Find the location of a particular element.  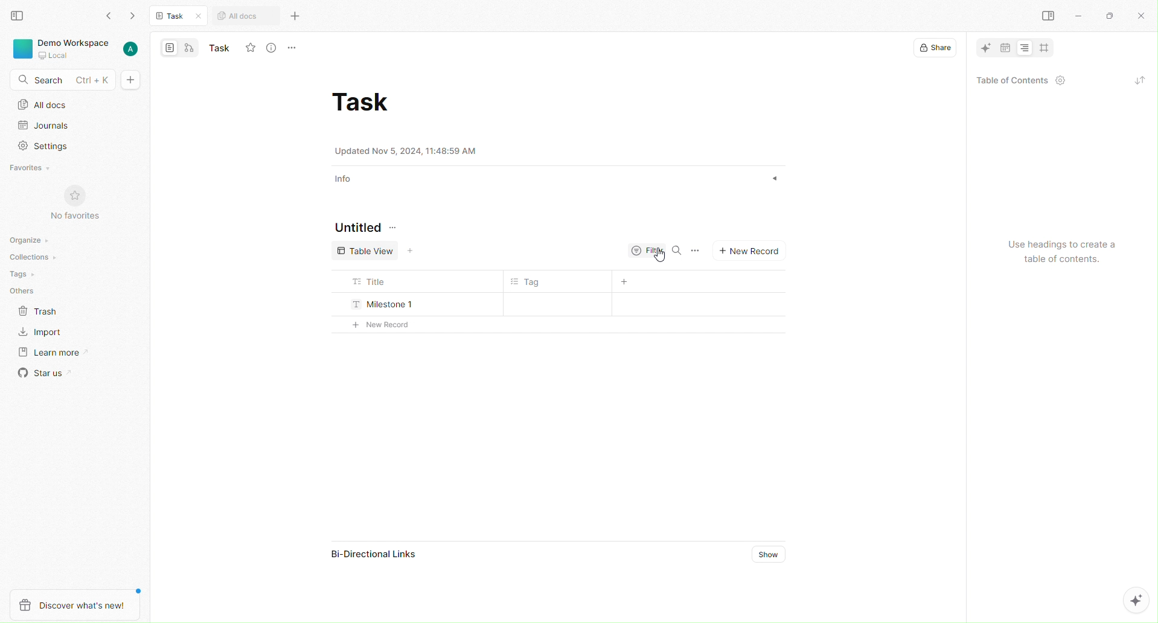

Trash is located at coordinates (37, 313).